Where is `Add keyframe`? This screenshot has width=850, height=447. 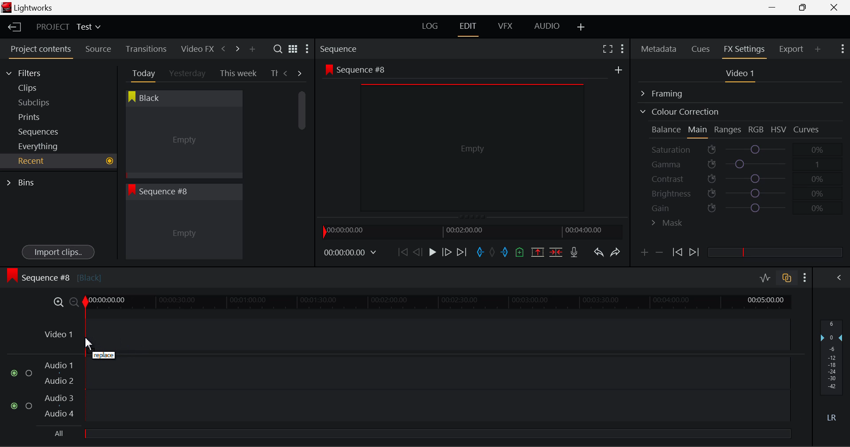
Add keyframe is located at coordinates (643, 254).